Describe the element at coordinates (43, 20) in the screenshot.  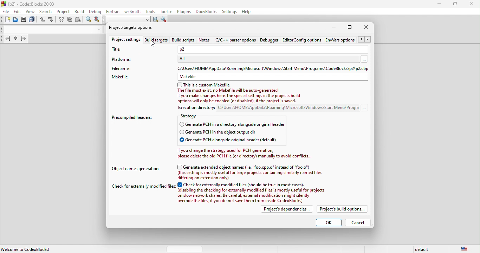
I see `undo` at that location.